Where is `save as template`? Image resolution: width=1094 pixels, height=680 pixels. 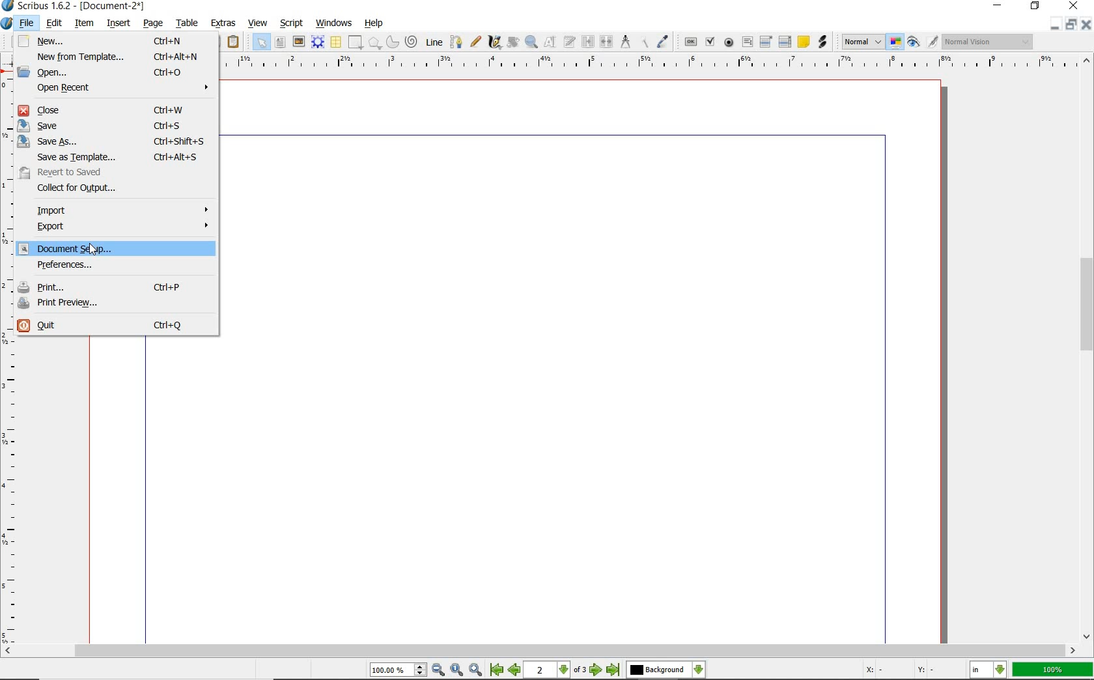
save as template is located at coordinates (117, 156).